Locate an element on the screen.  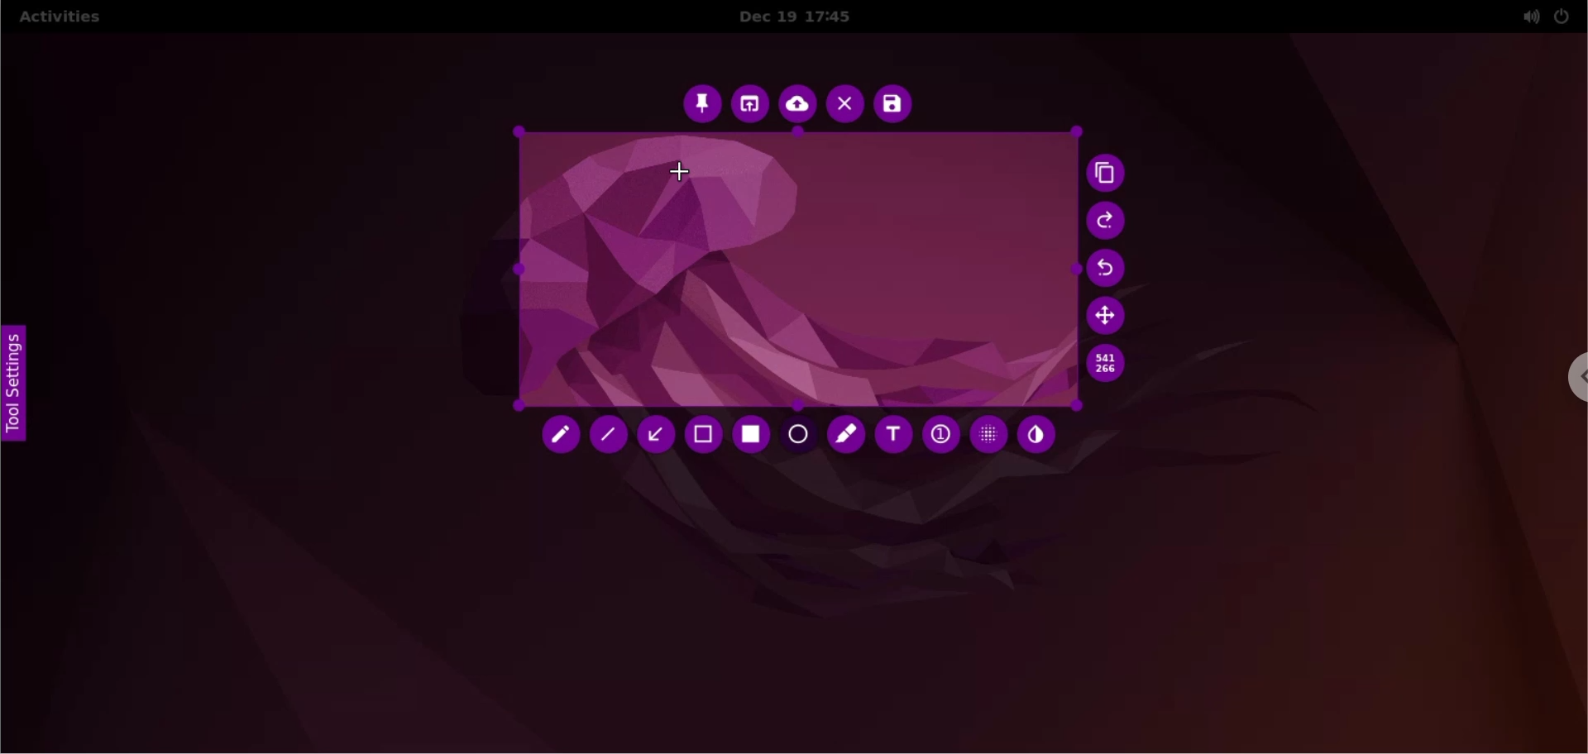
circle tool is located at coordinates (800, 437).